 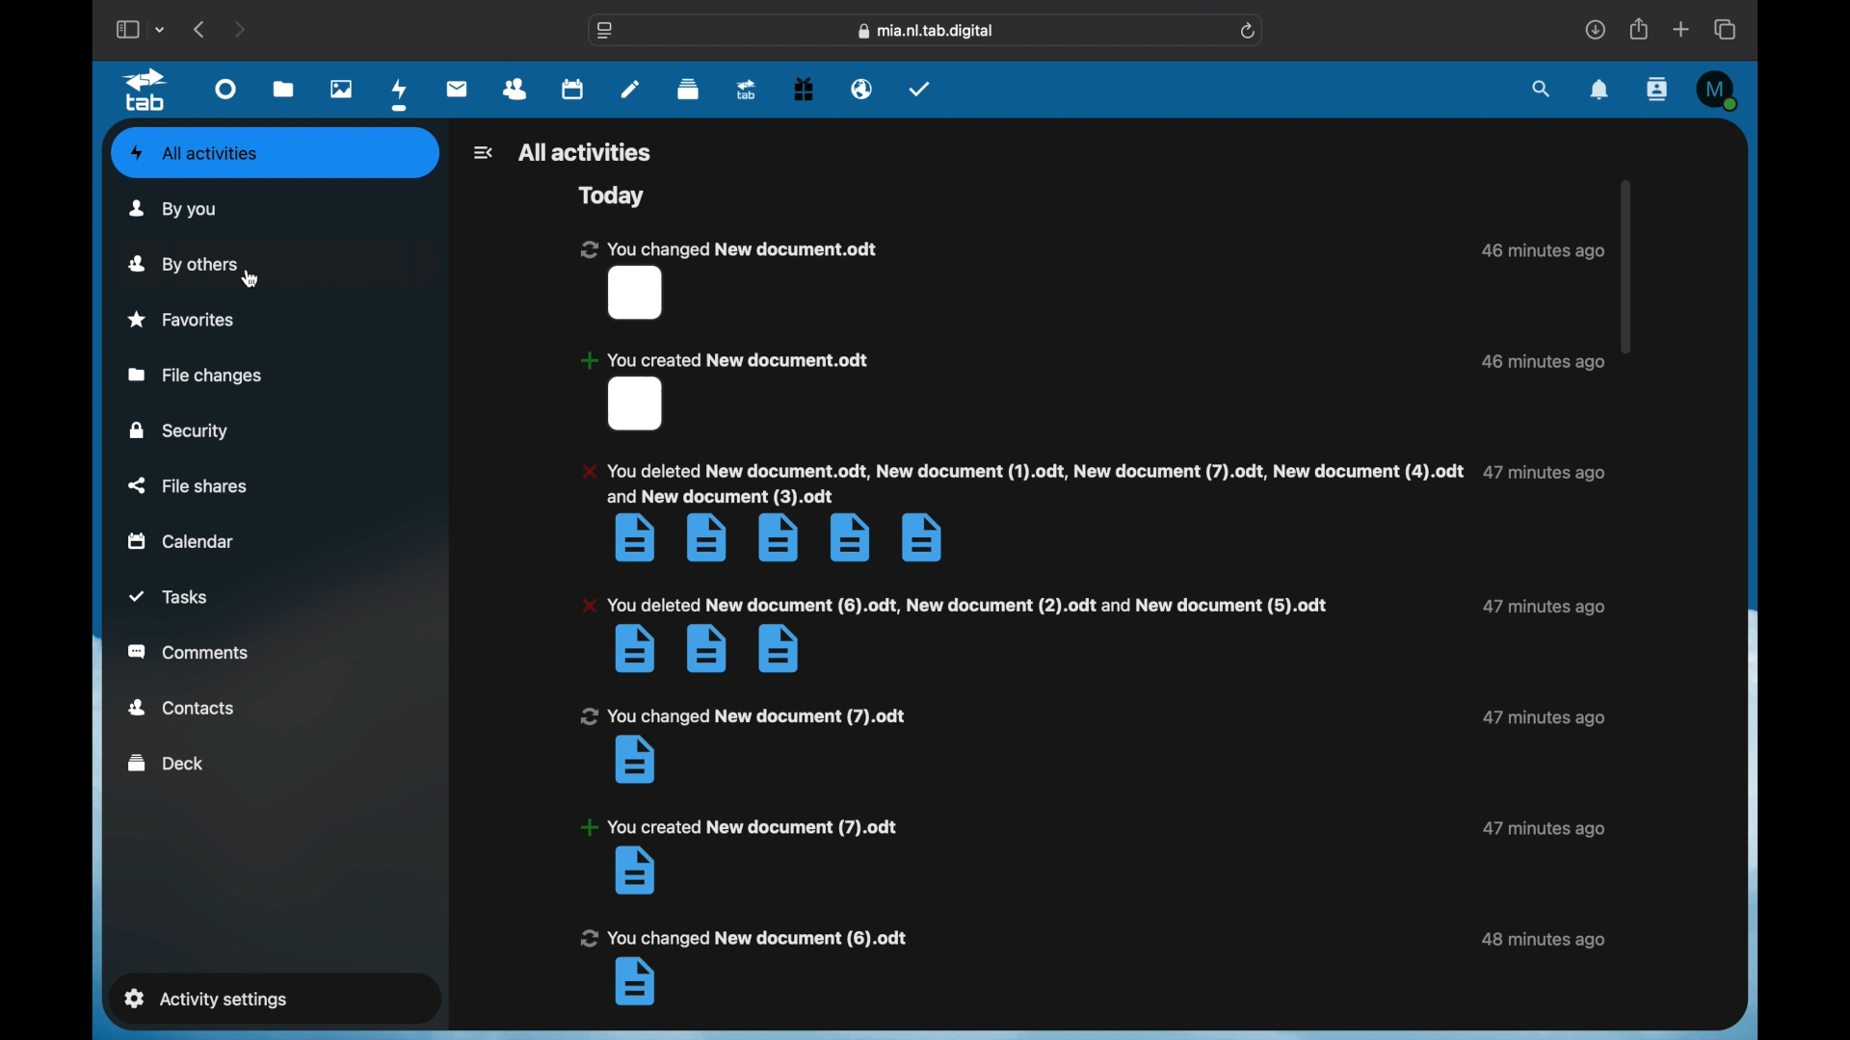 I want to click on tasks, so click(x=169, y=597).